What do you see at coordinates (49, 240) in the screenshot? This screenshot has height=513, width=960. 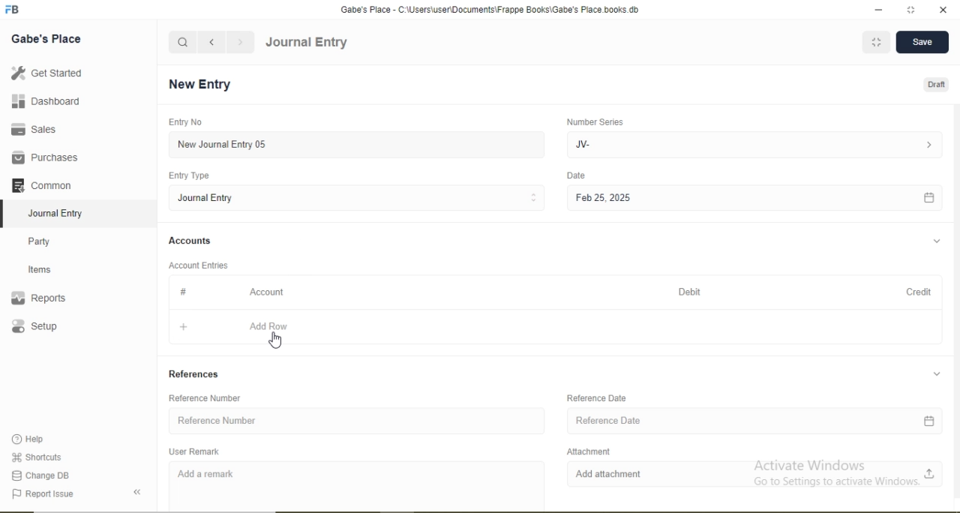 I see `Party` at bounding box center [49, 240].